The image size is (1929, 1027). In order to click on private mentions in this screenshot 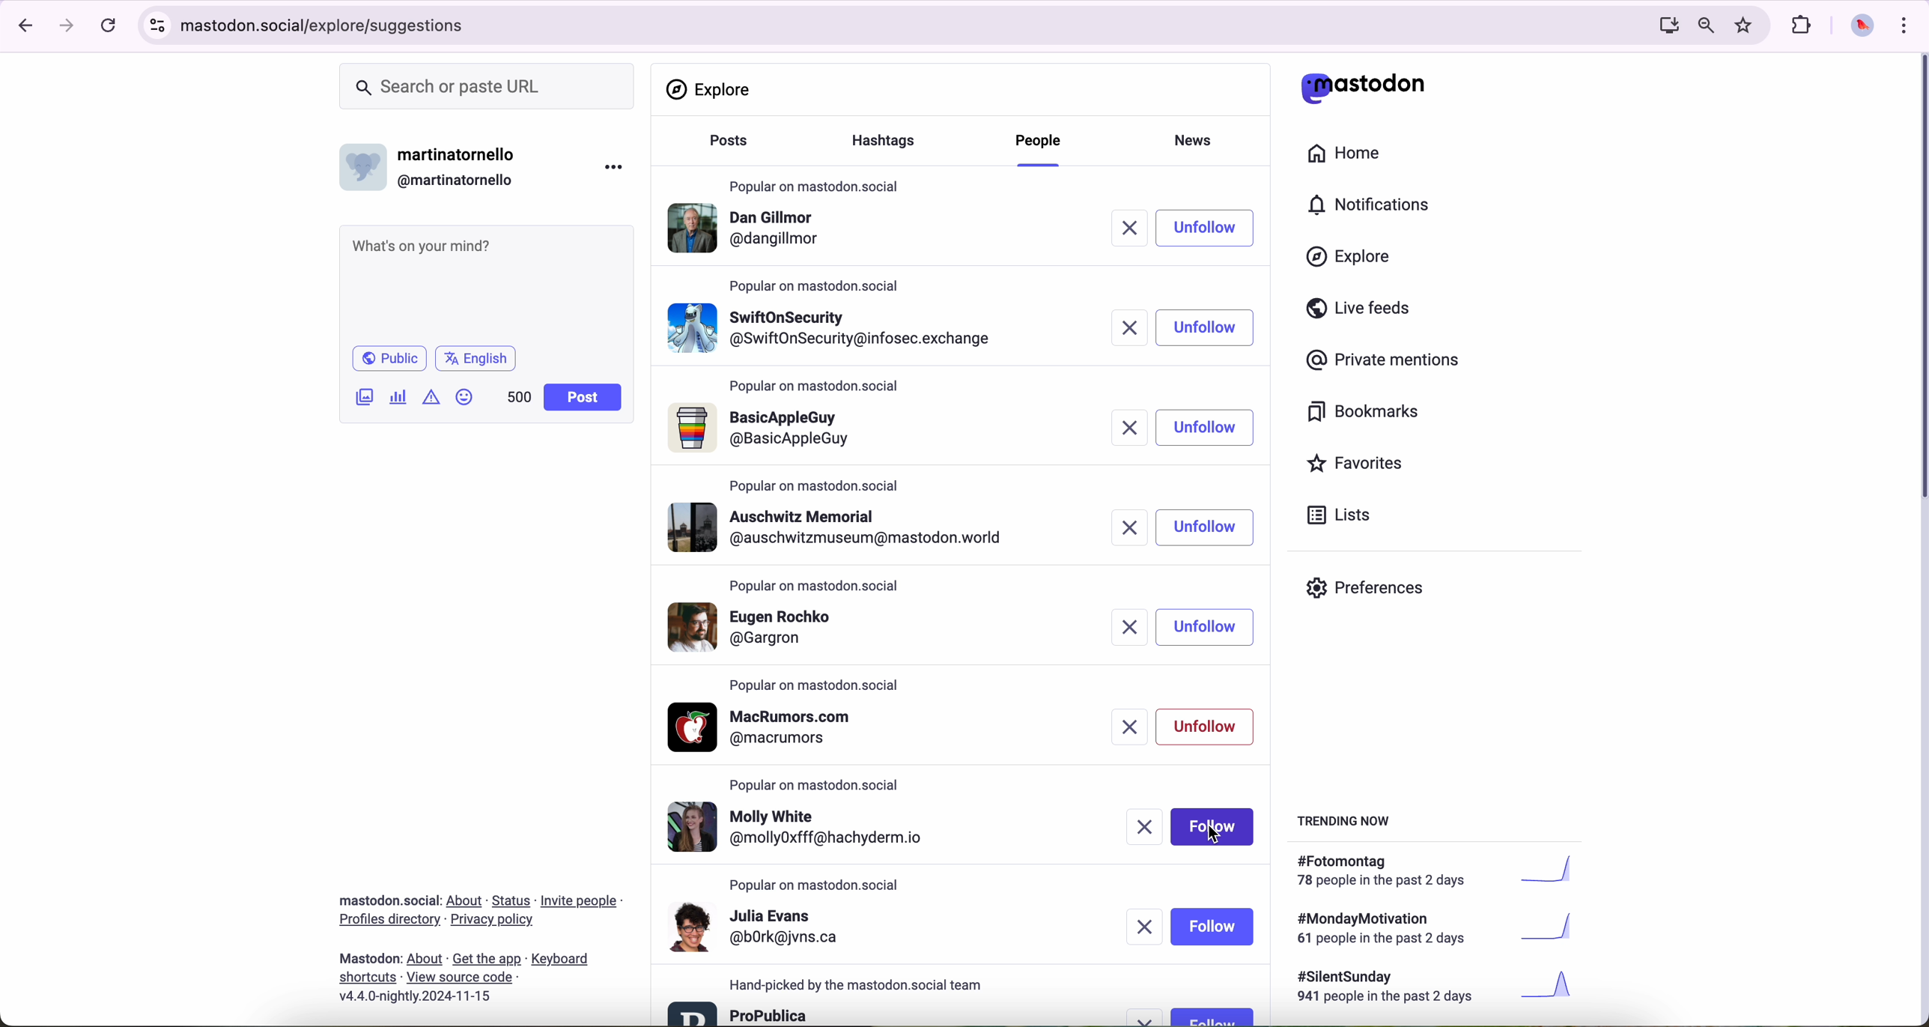, I will do `click(1384, 361)`.